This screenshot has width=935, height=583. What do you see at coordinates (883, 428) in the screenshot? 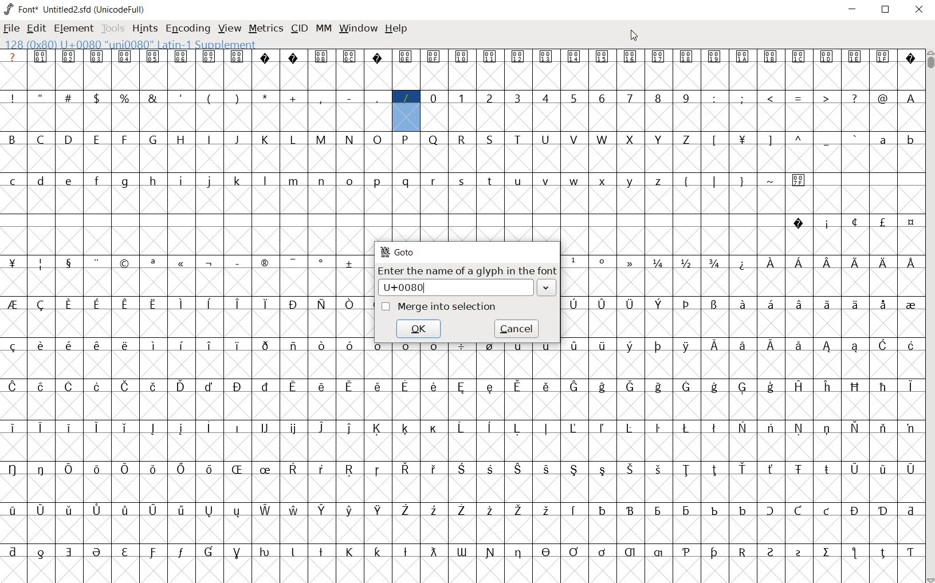
I see `glyph` at bounding box center [883, 428].